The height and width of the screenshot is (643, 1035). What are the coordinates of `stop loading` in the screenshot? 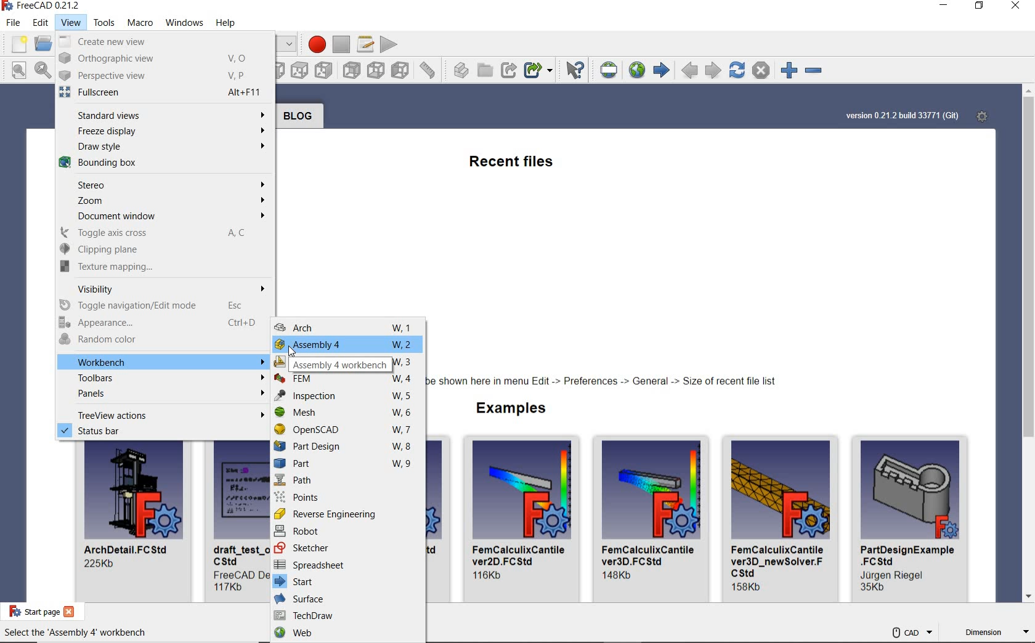 It's located at (761, 70).